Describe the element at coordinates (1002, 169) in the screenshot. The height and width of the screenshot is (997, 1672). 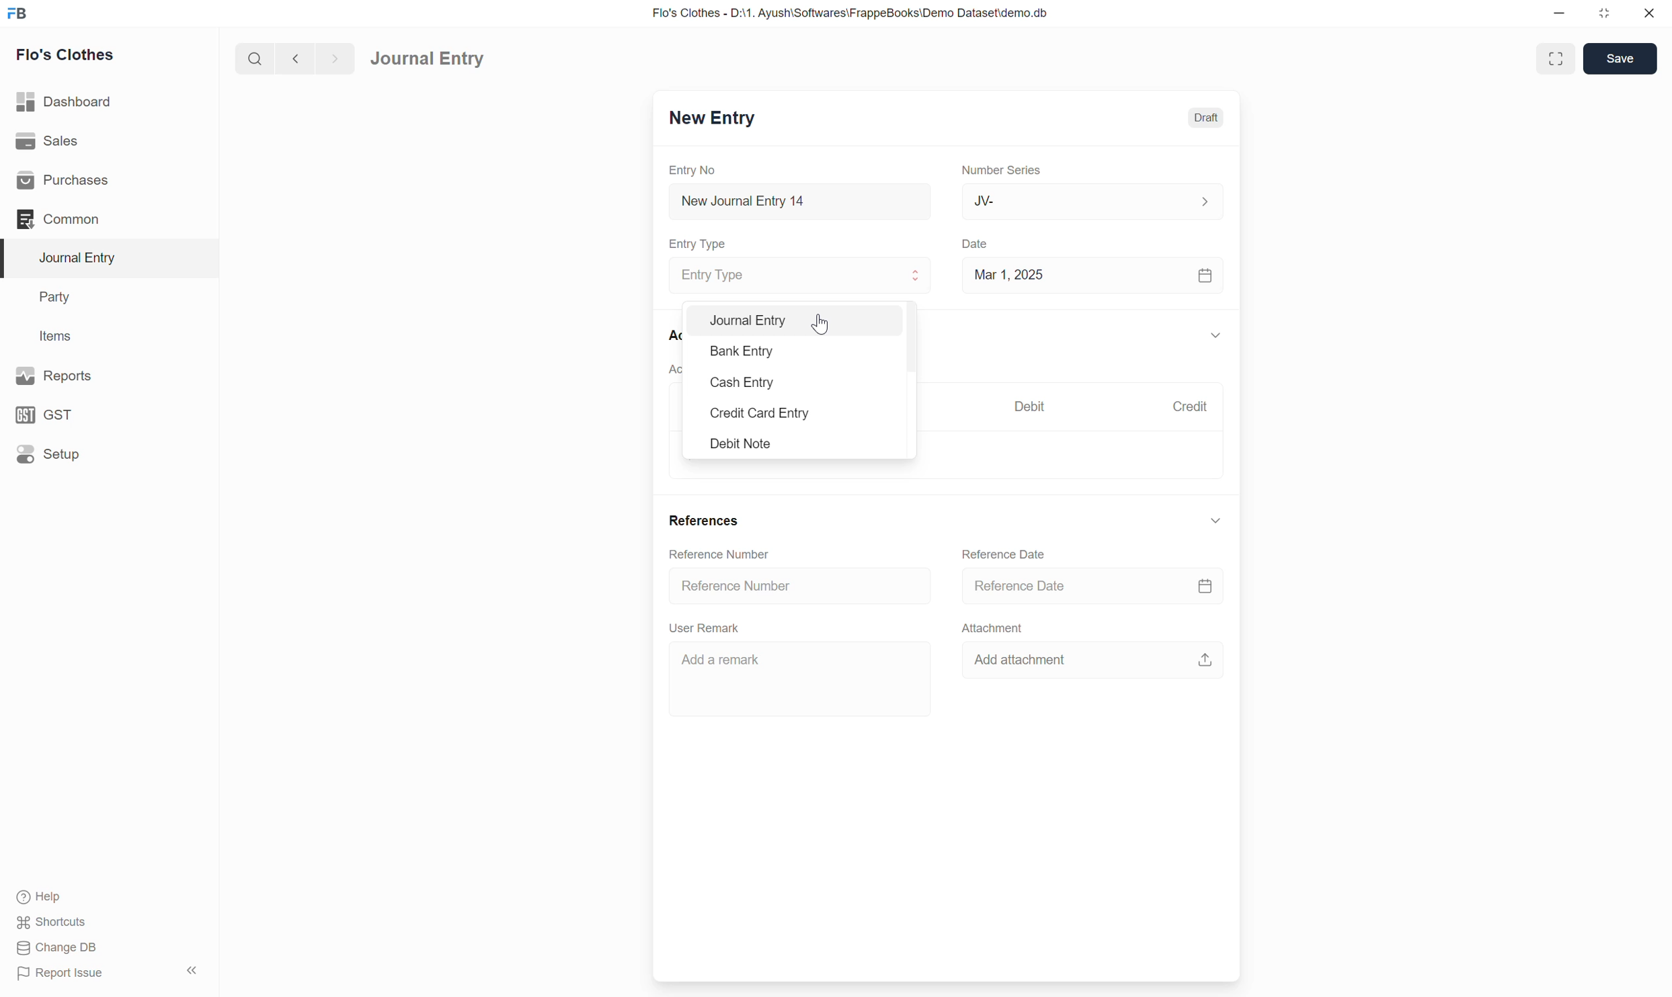
I see `Number Series` at that location.